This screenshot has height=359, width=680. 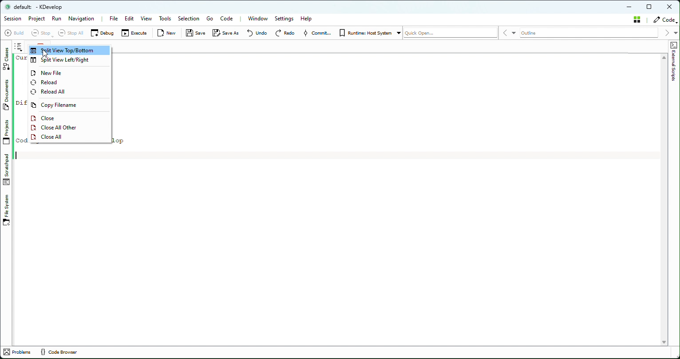 What do you see at coordinates (69, 60) in the screenshot?
I see `Split View Left/right` at bounding box center [69, 60].